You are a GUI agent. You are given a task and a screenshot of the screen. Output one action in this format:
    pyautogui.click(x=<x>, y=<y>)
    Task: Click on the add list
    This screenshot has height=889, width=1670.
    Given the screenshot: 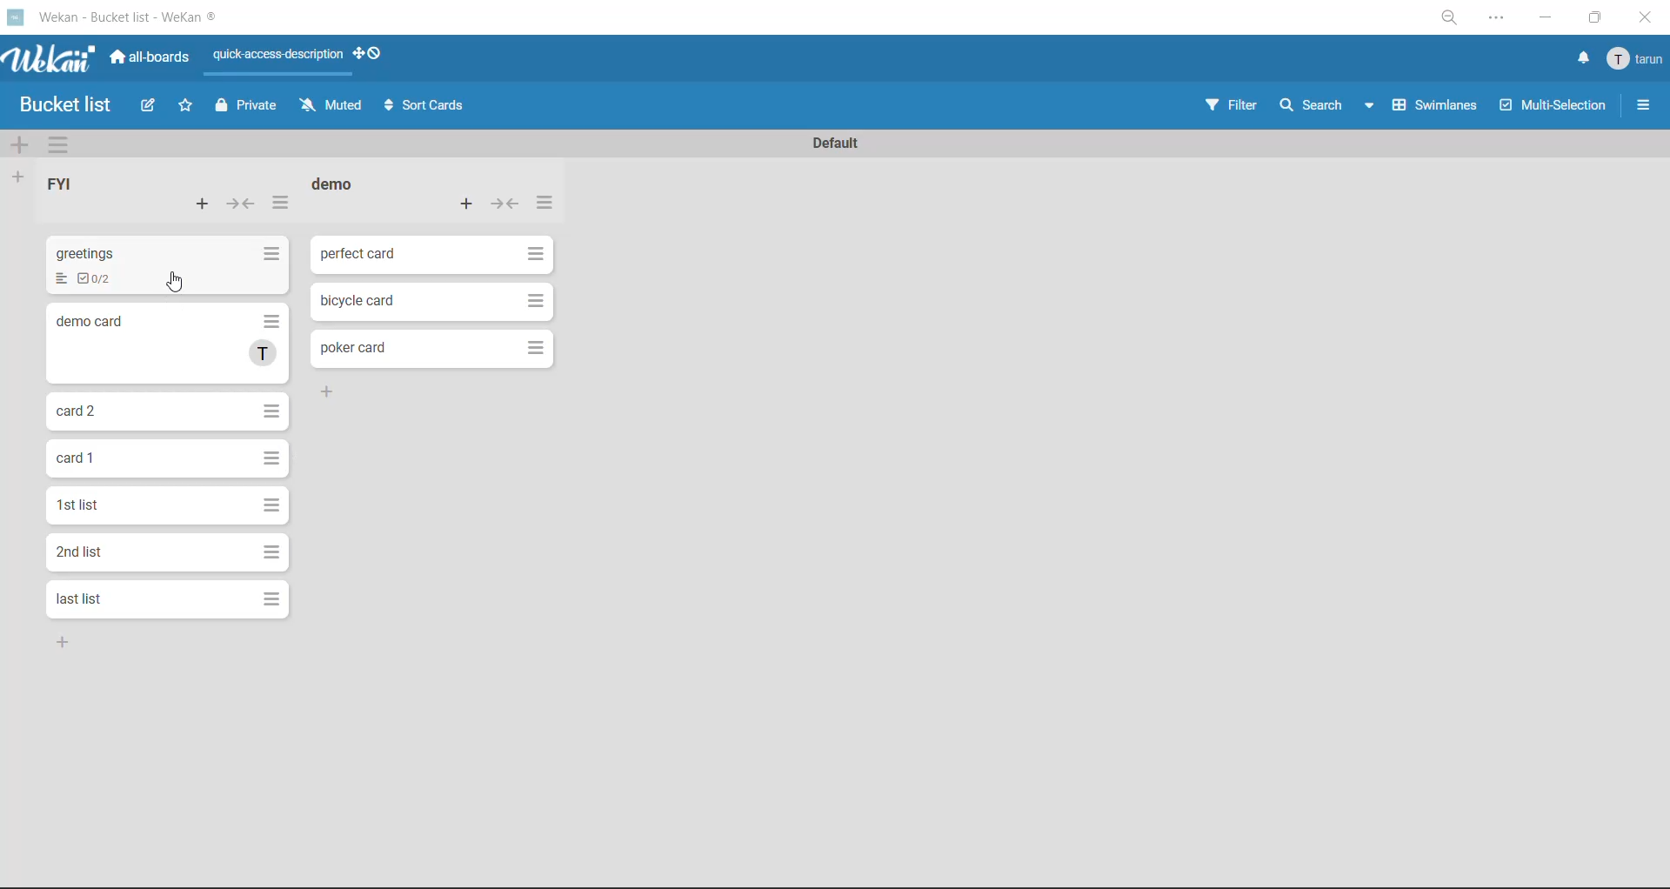 What is the action you would take?
    pyautogui.click(x=19, y=177)
    